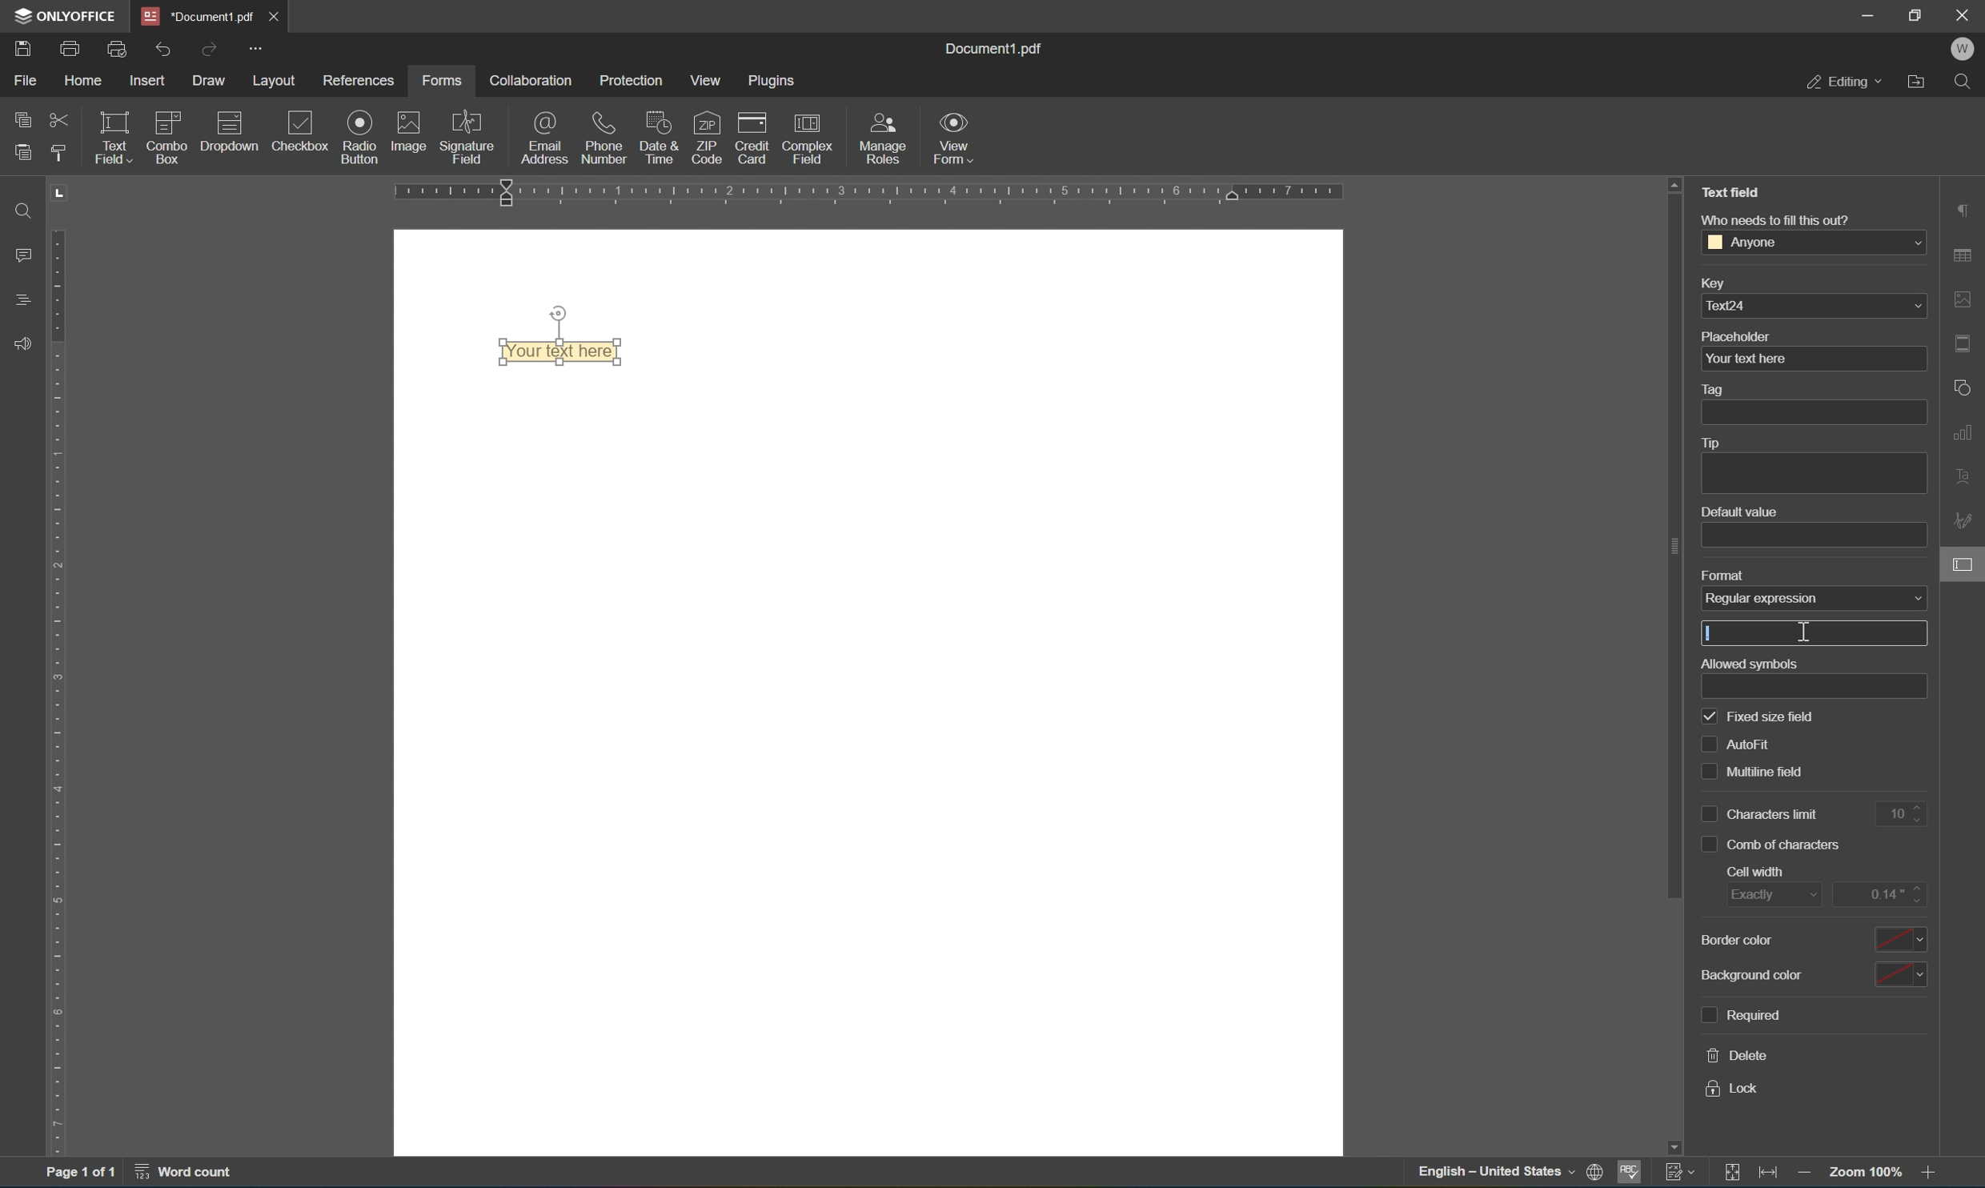 The width and height of the screenshot is (1985, 1188). Describe the element at coordinates (111, 136) in the screenshot. I see `text field` at that location.